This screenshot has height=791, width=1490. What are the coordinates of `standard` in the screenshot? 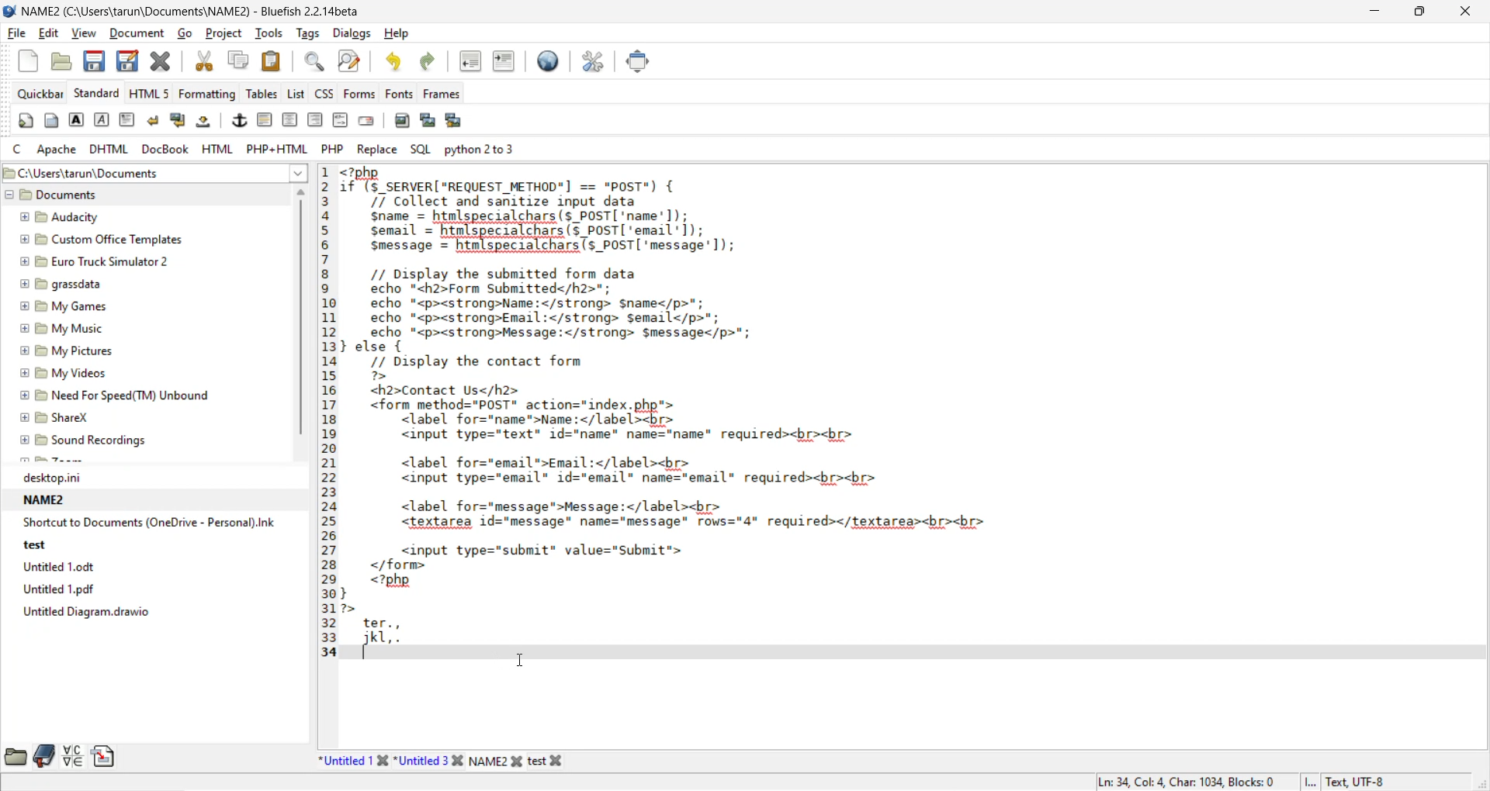 It's located at (98, 93).